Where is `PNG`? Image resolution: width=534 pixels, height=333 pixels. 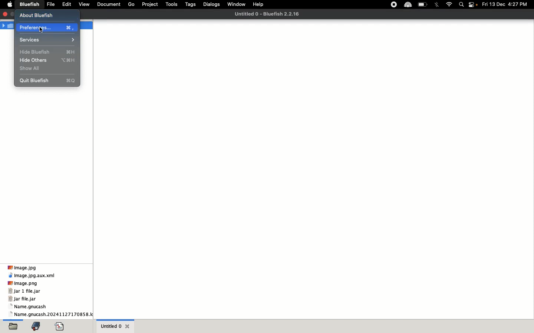 PNG is located at coordinates (23, 283).